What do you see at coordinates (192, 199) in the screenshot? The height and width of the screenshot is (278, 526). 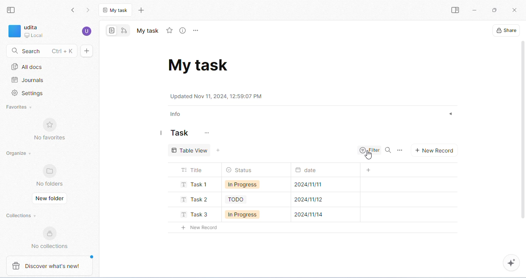 I see `task2` at bounding box center [192, 199].